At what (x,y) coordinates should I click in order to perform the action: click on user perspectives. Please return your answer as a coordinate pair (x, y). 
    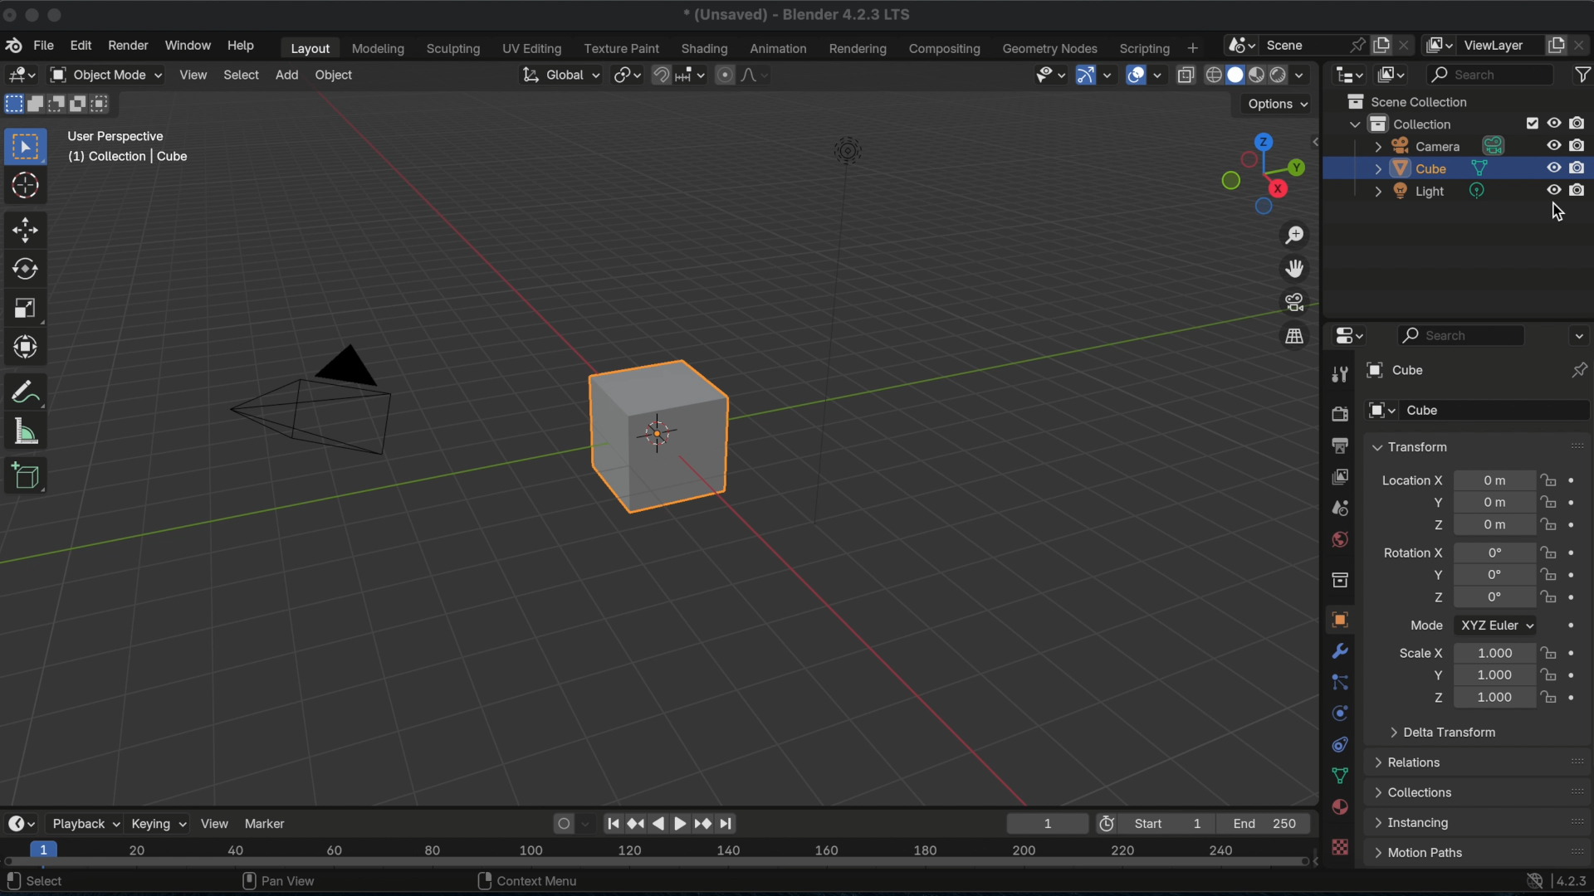
    Looking at the image, I should click on (117, 134).